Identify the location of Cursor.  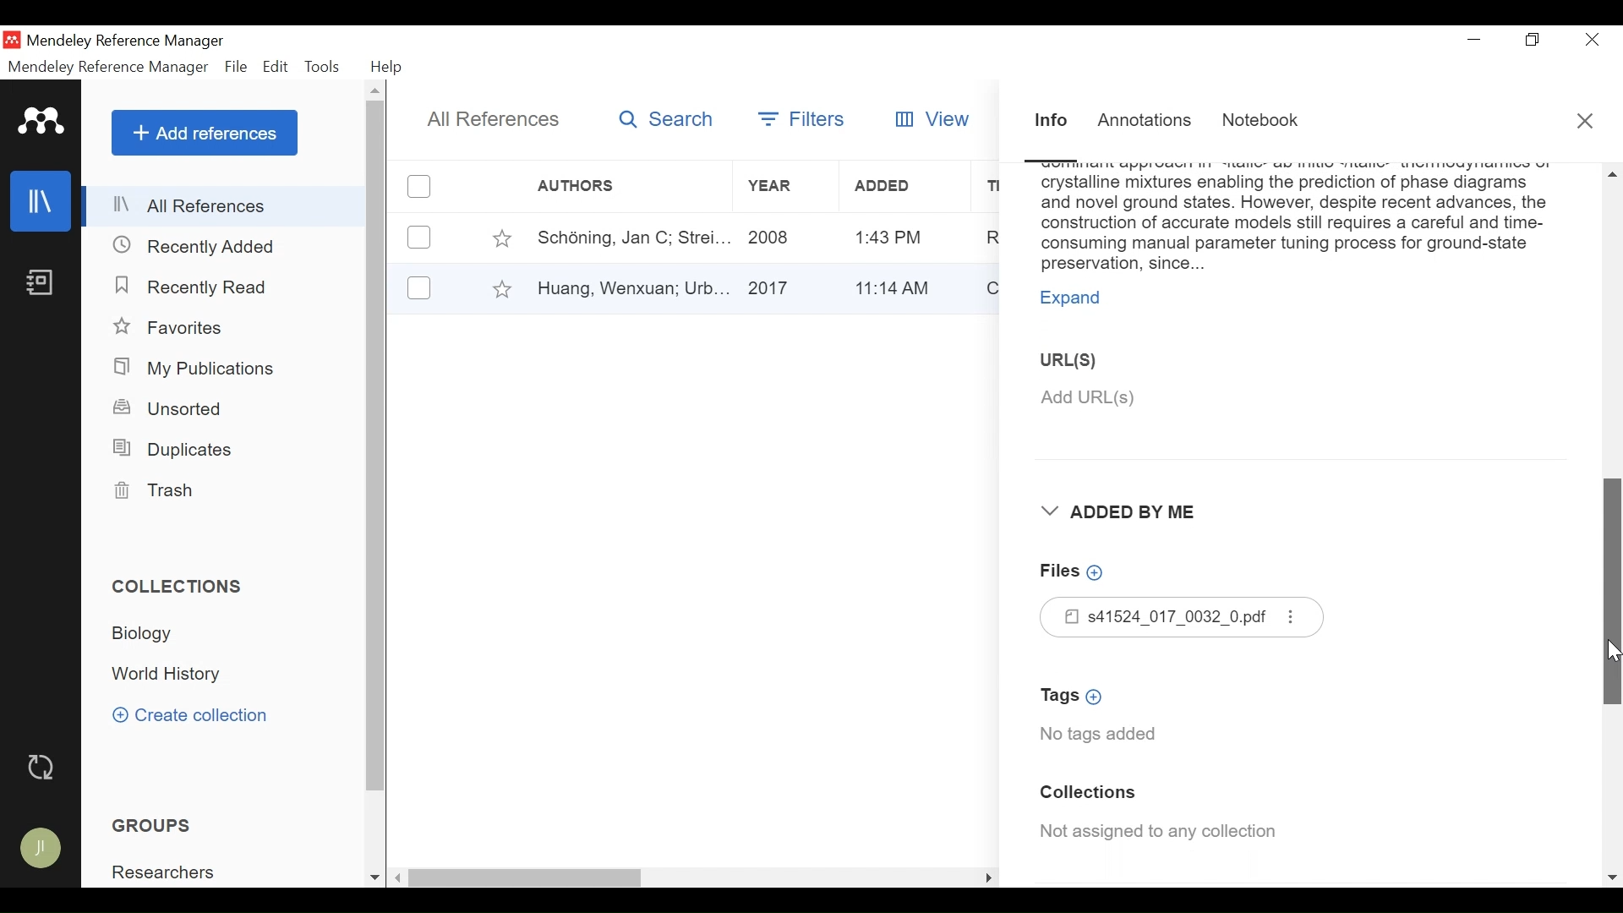
(1613, 651).